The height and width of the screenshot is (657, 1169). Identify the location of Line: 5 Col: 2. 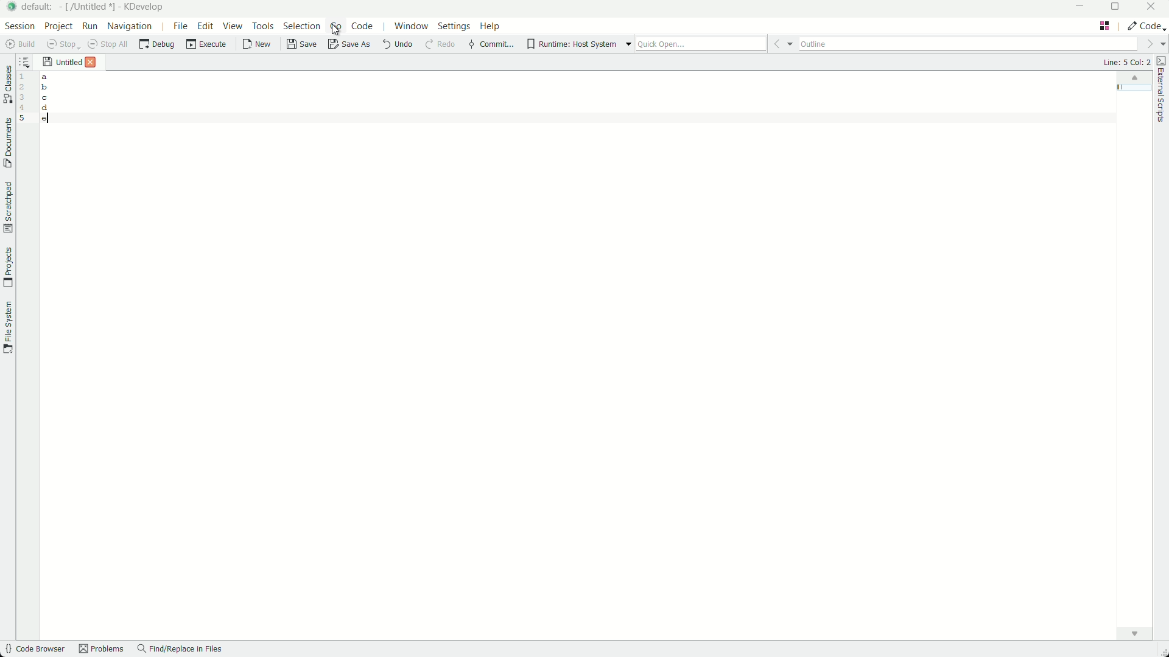
(1124, 62).